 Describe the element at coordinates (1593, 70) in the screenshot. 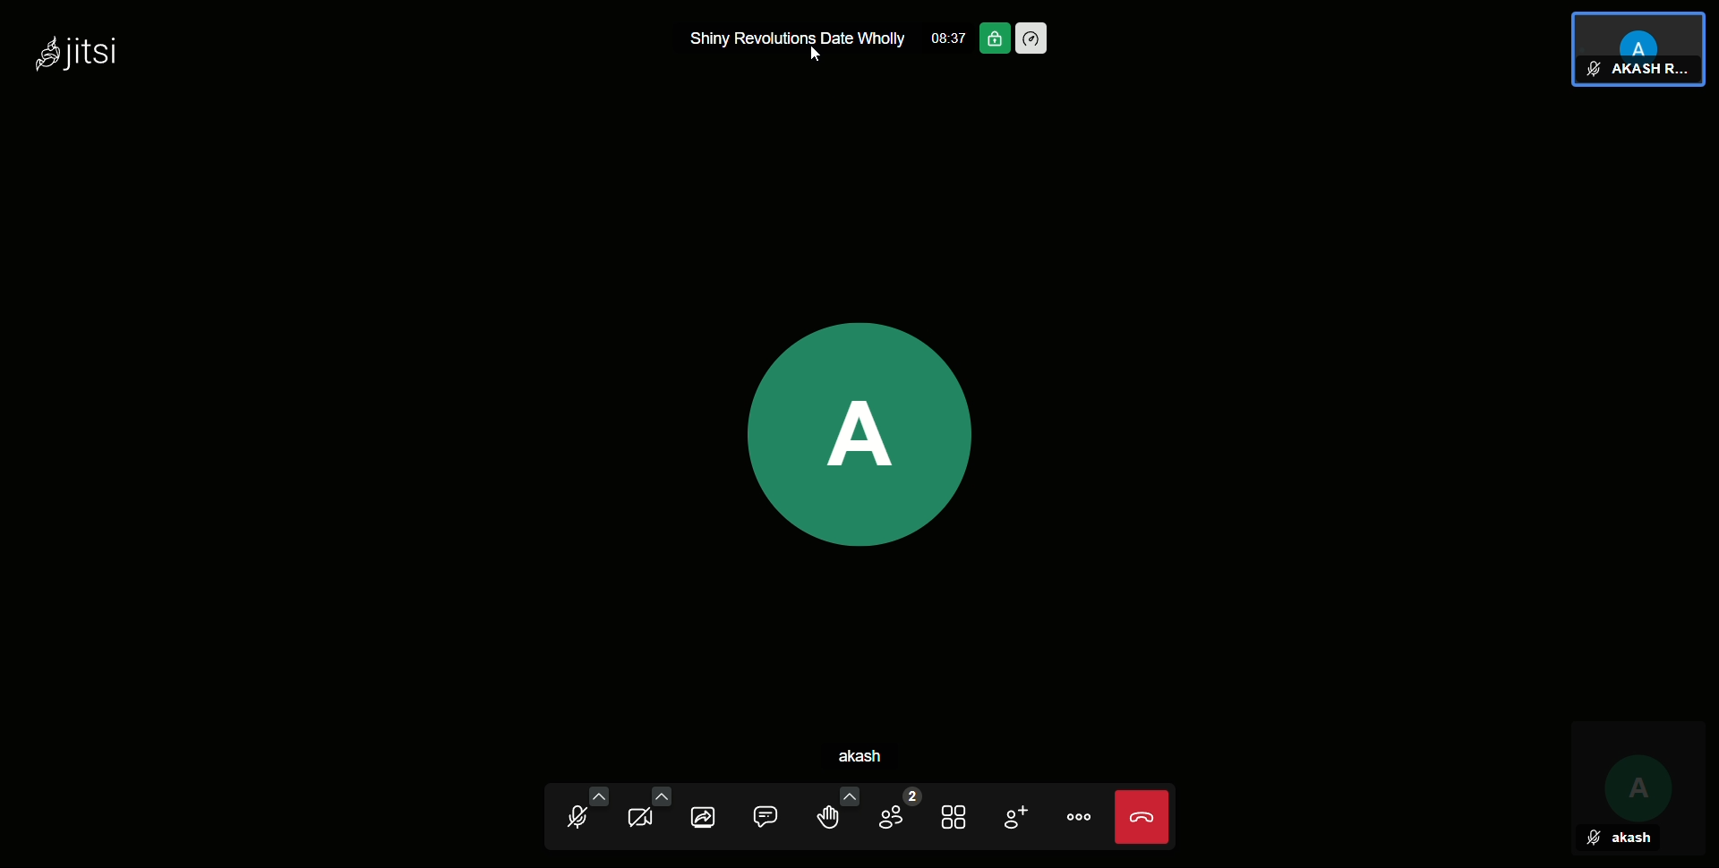

I see `mute` at that location.